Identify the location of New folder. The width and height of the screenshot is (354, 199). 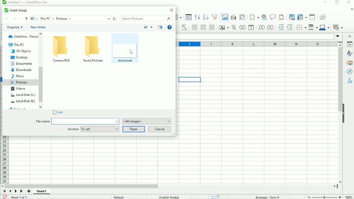
(39, 27).